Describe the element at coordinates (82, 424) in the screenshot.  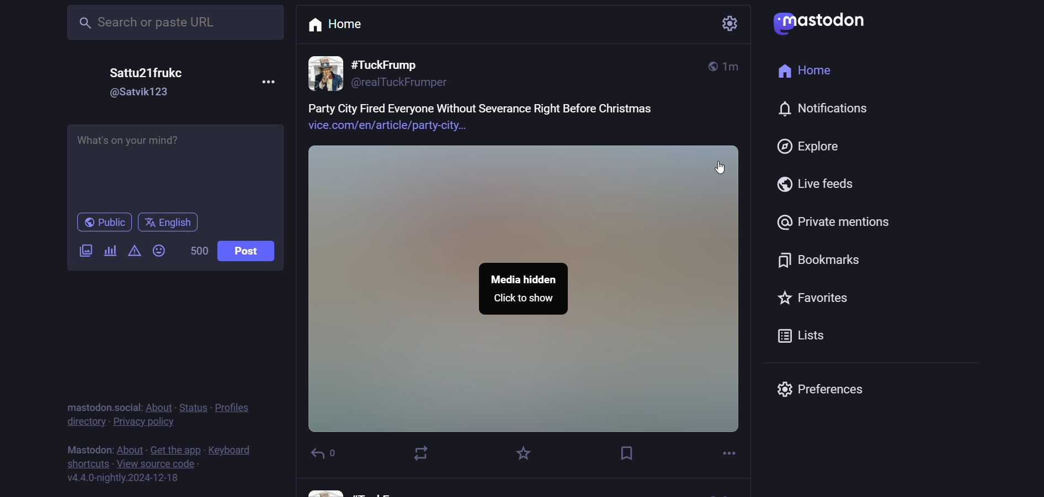
I see `directory` at that location.